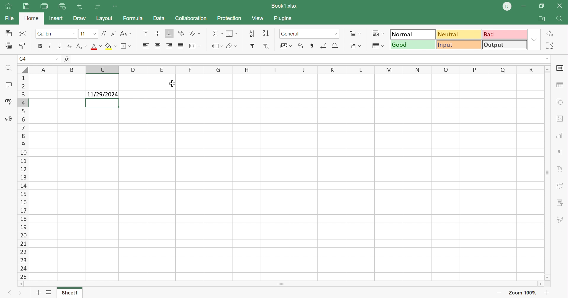 Image resolution: width=568 pixels, height=298 pixels. What do you see at coordinates (20, 284) in the screenshot?
I see `Scroll Left` at bounding box center [20, 284].